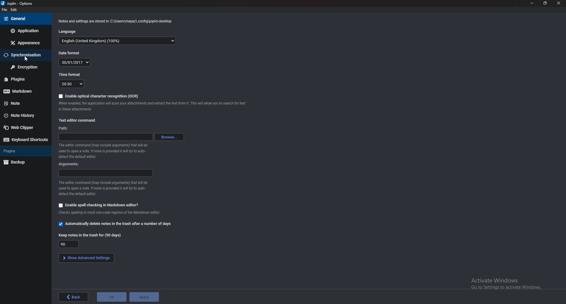 Image resolution: width=566 pixels, height=304 pixels. I want to click on synchronisation, so click(23, 55).